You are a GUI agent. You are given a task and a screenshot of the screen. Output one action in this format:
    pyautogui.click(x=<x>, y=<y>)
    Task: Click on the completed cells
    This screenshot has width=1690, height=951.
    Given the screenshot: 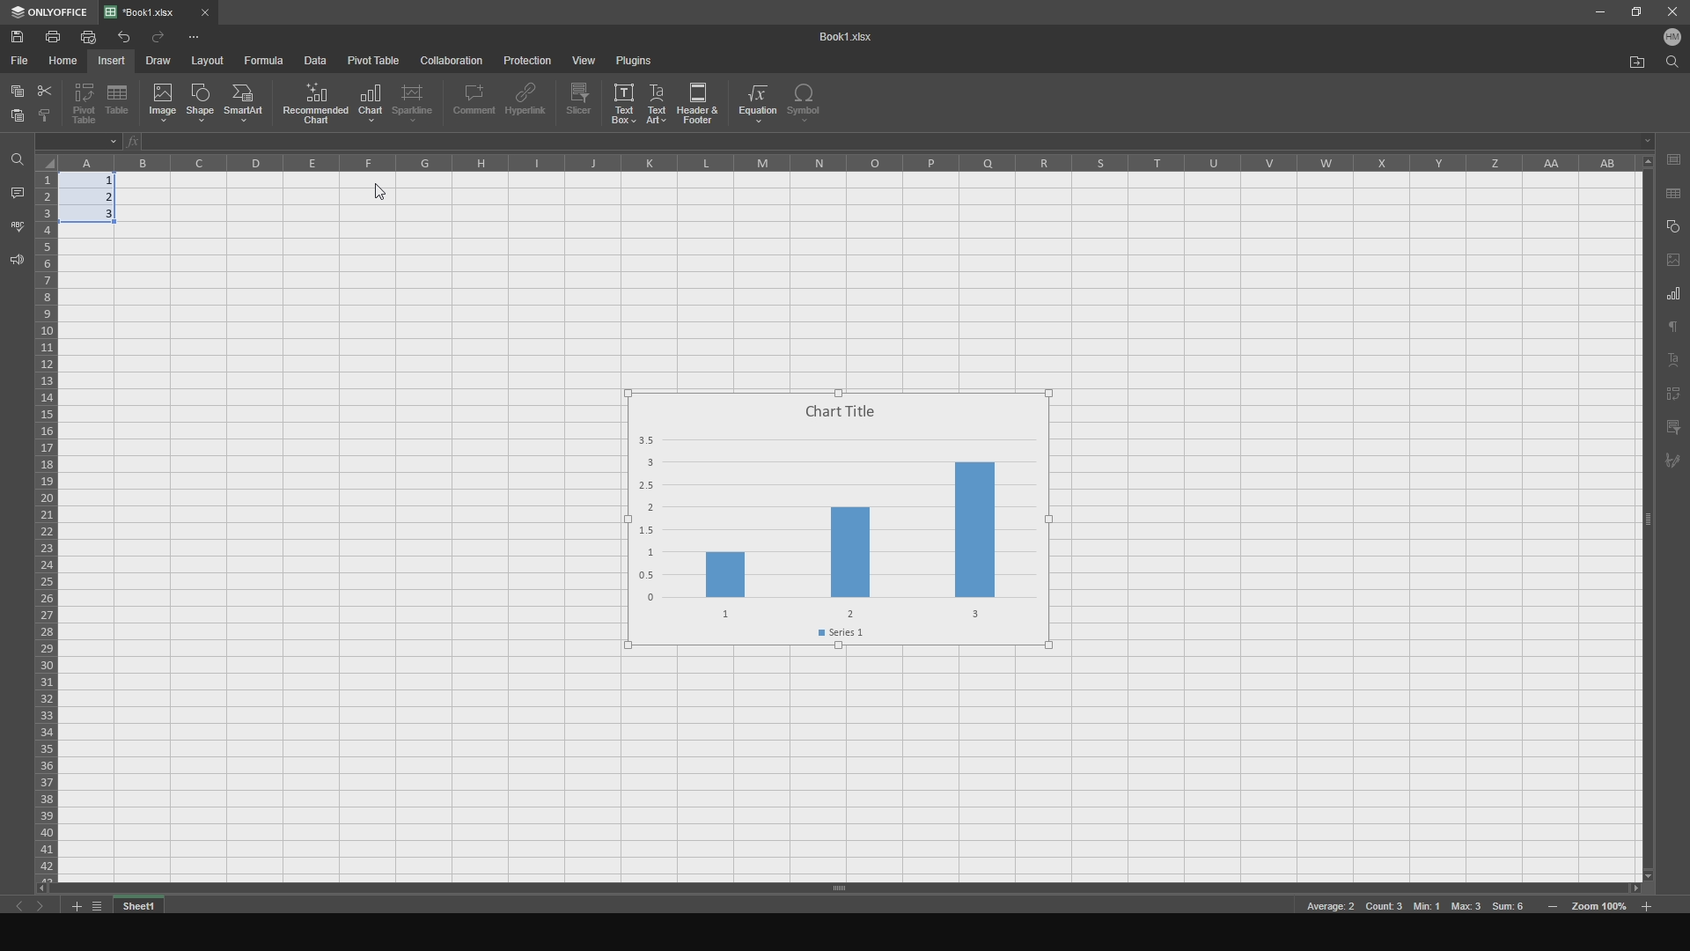 What is the action you would take?
    pyautogui.click(x=96, y=199)
    